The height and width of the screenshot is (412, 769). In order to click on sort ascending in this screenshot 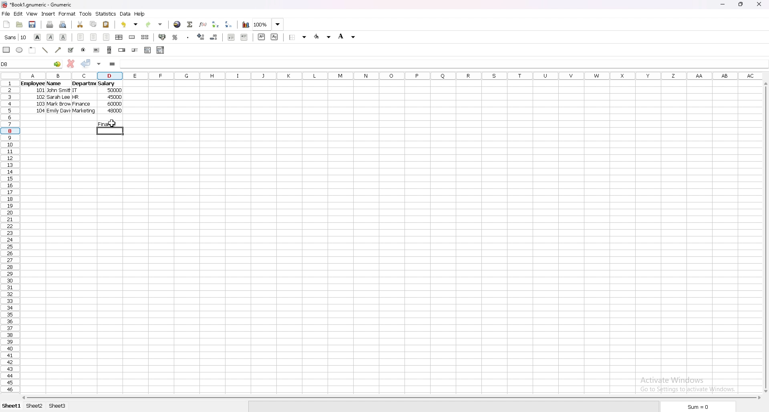, I will do `click(216, 24)`.